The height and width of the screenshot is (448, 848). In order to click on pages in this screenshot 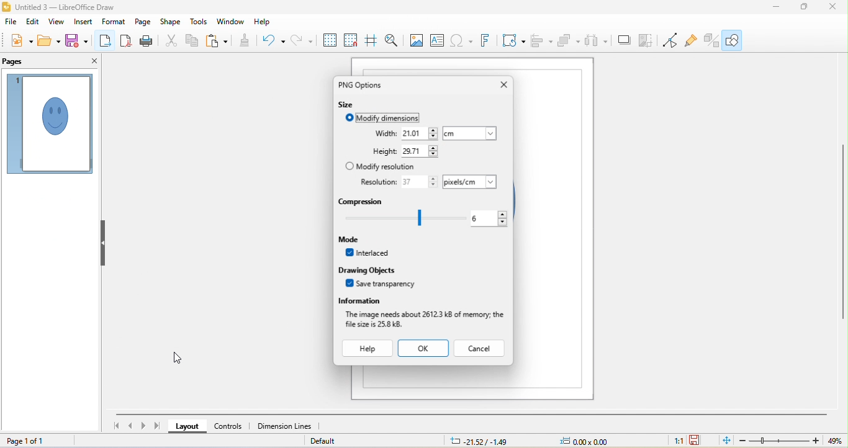, I will do `click(16, 61)`.